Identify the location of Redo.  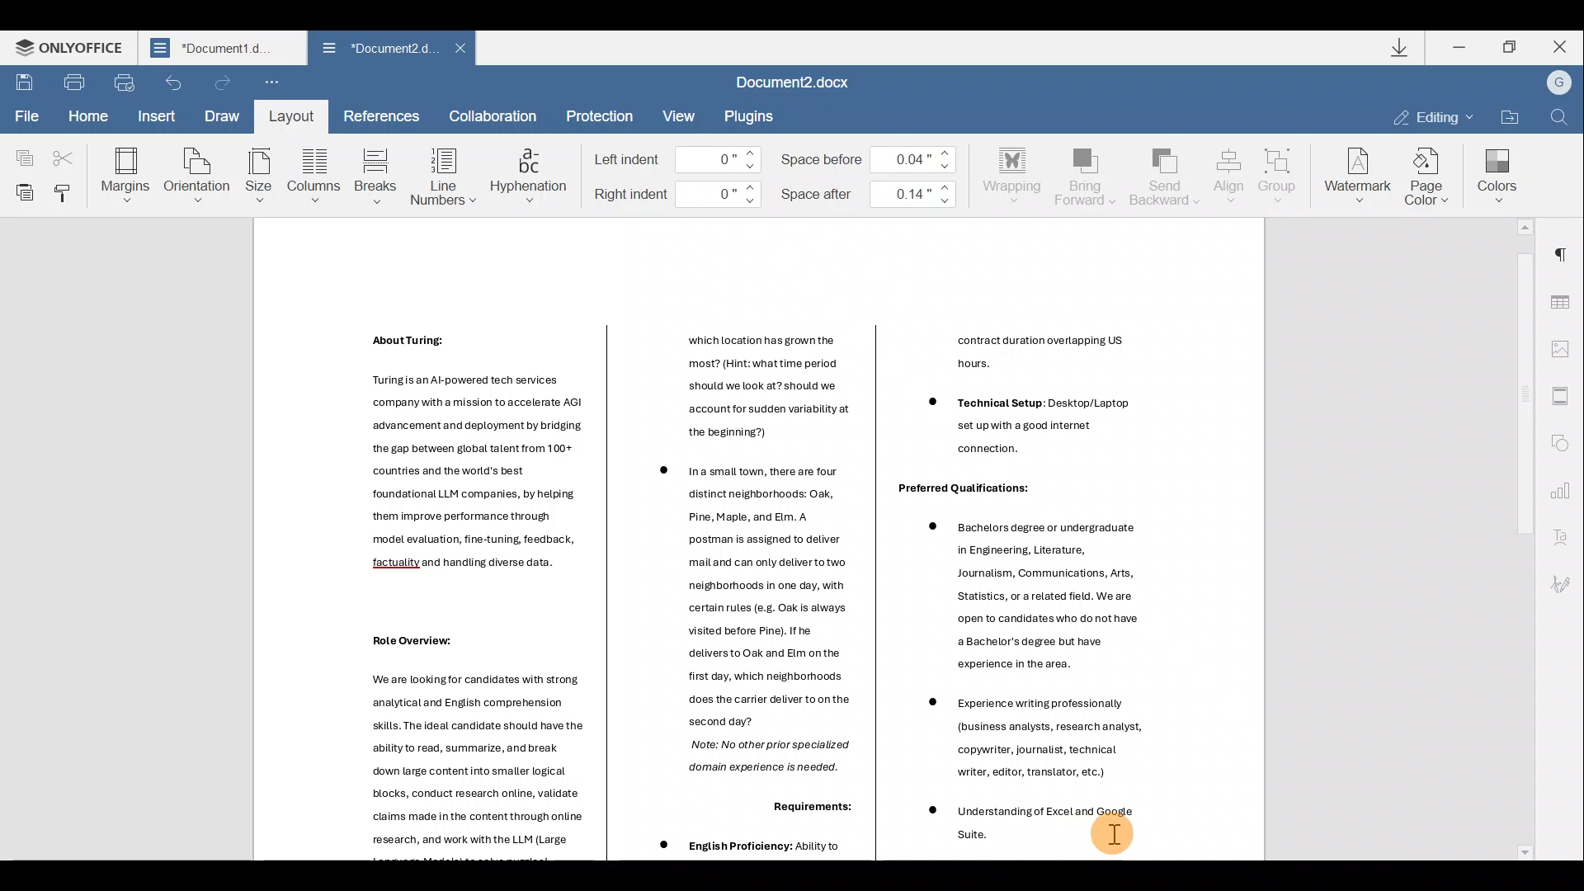
(224, 83).